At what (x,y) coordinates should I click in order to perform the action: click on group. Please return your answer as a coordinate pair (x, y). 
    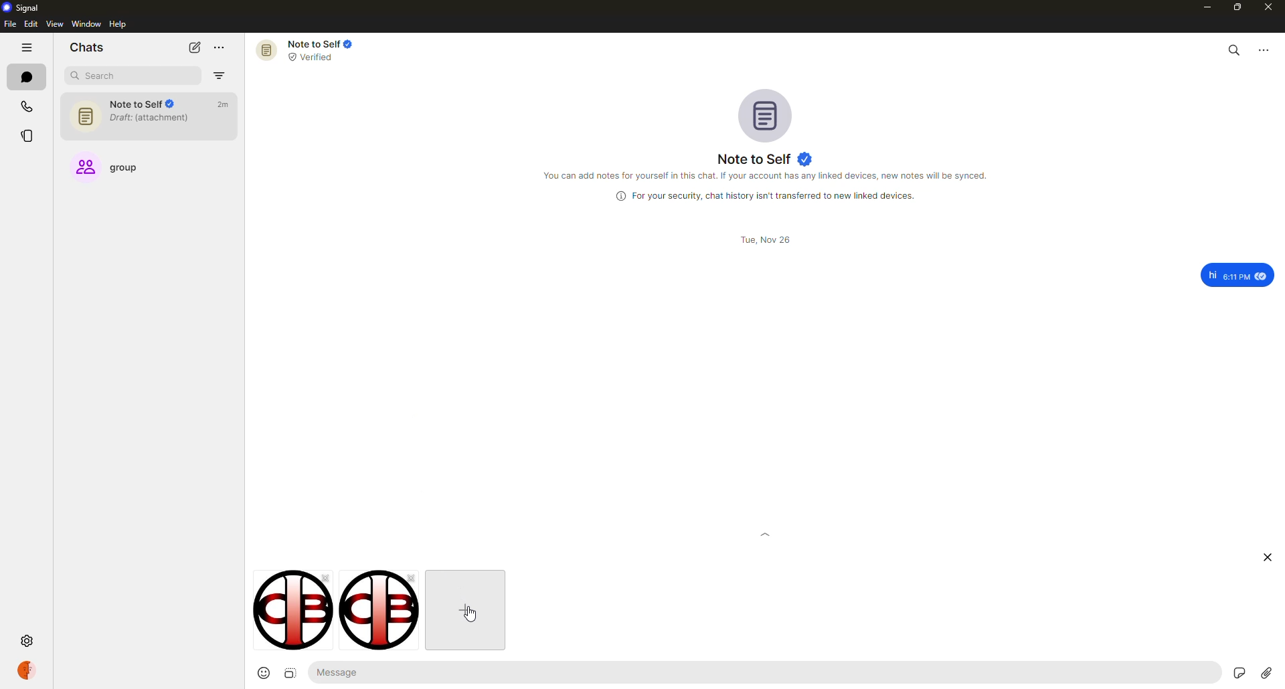
    Looking at the image, I should click on (116, 166).